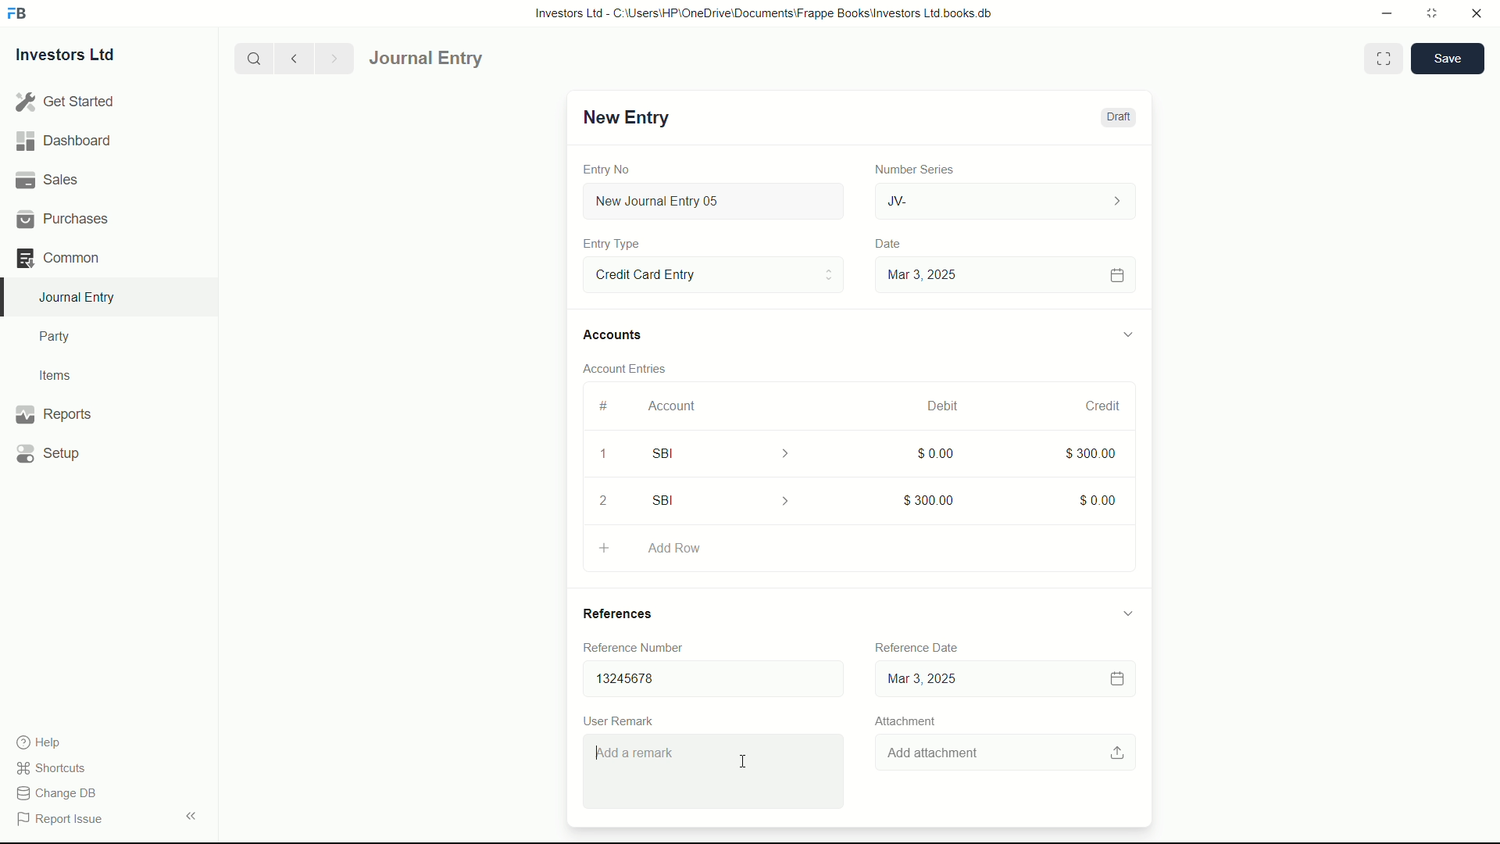 This screenshot has width=1500, height=844. I want to click on Investors Ltd, so click(80, 57).